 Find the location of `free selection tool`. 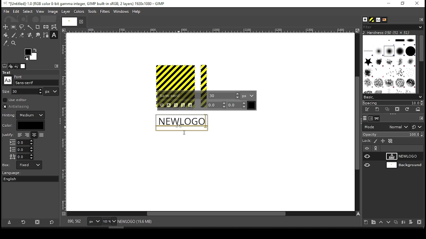

free selection tool is located at coordinates (23, 27).